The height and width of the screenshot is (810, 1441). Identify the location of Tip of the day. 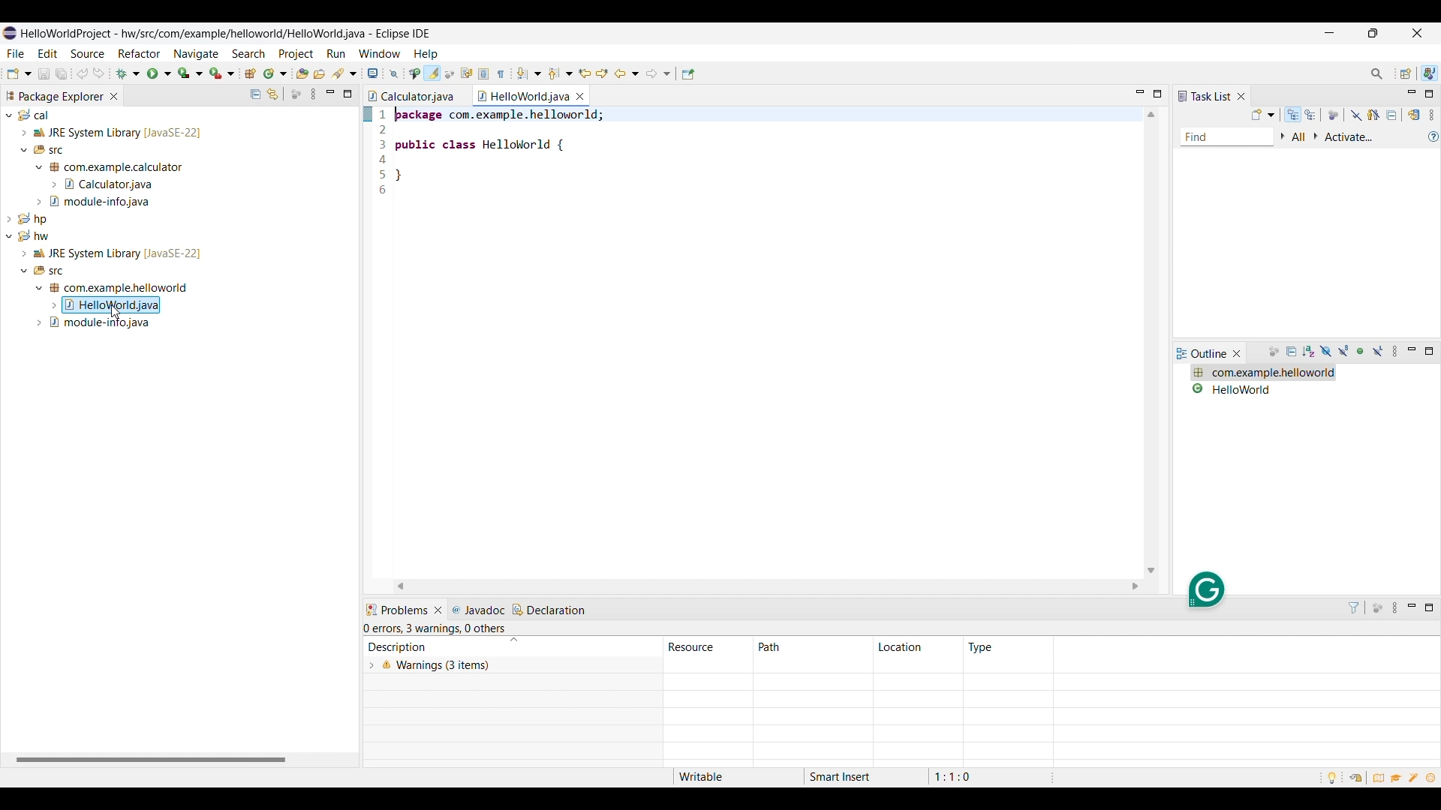
(1332, 778).